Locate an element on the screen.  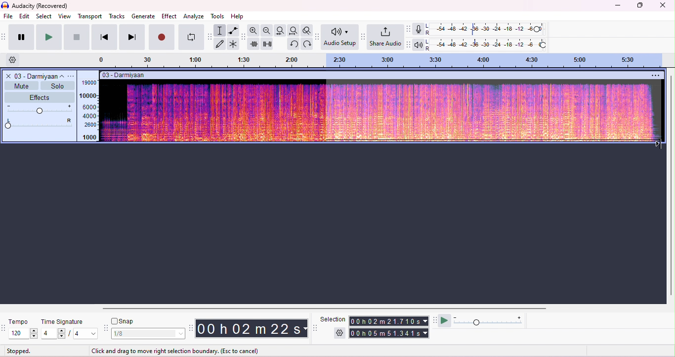
share audio tool bar is located at coordinates (364, 37).